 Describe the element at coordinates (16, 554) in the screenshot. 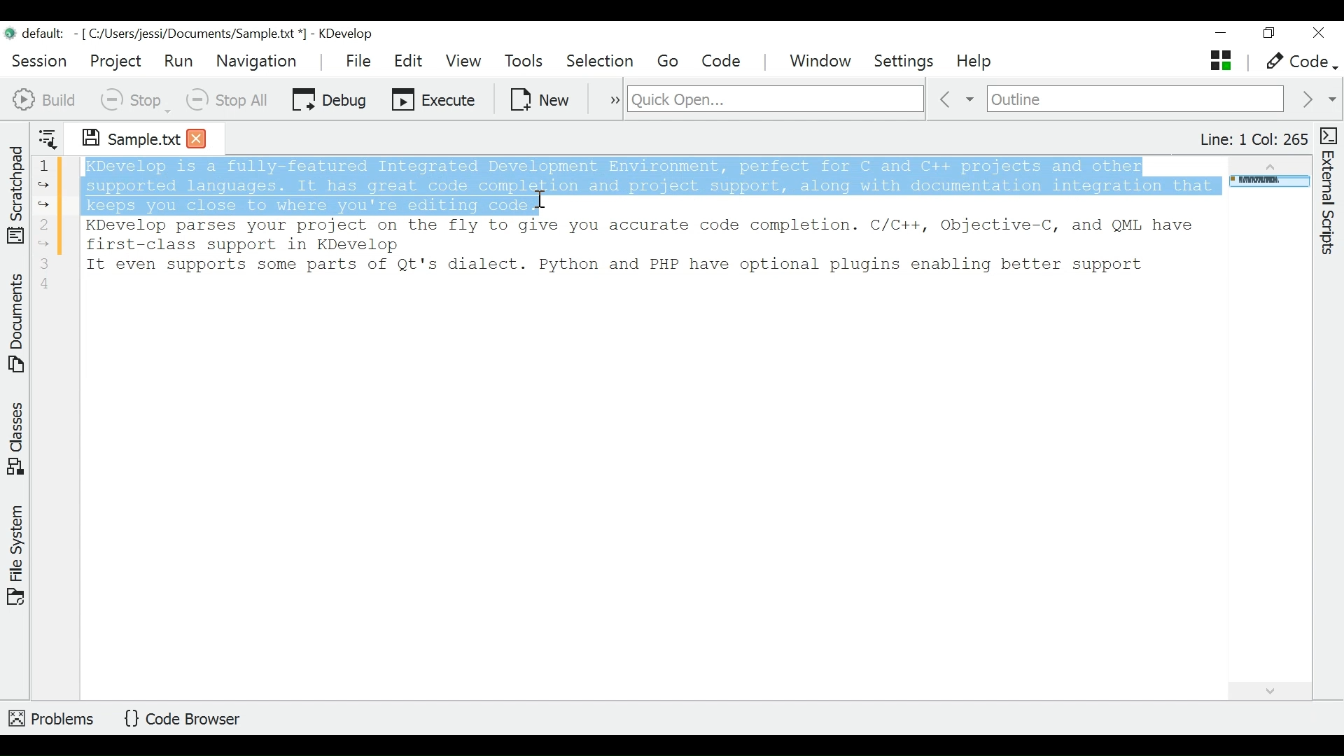

I see `File System` at that location.